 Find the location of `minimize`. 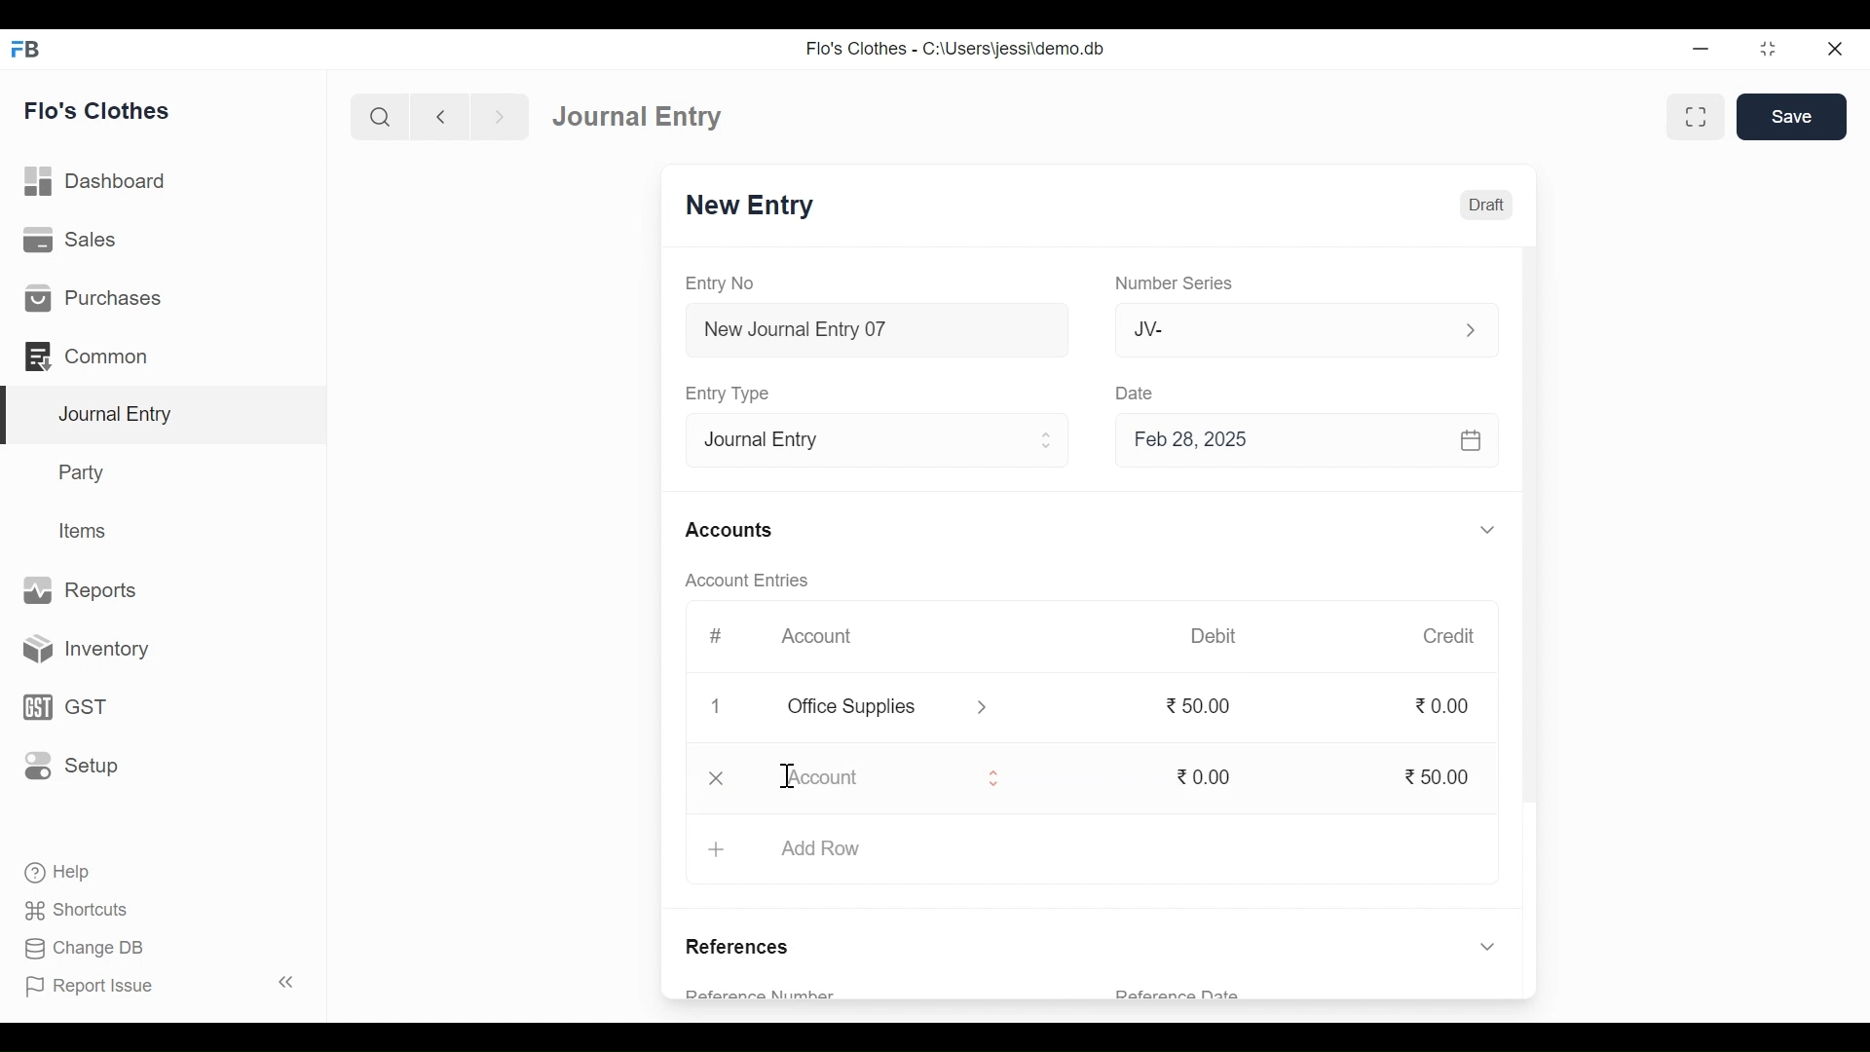

minimize is located at coordinates (1701, 51).